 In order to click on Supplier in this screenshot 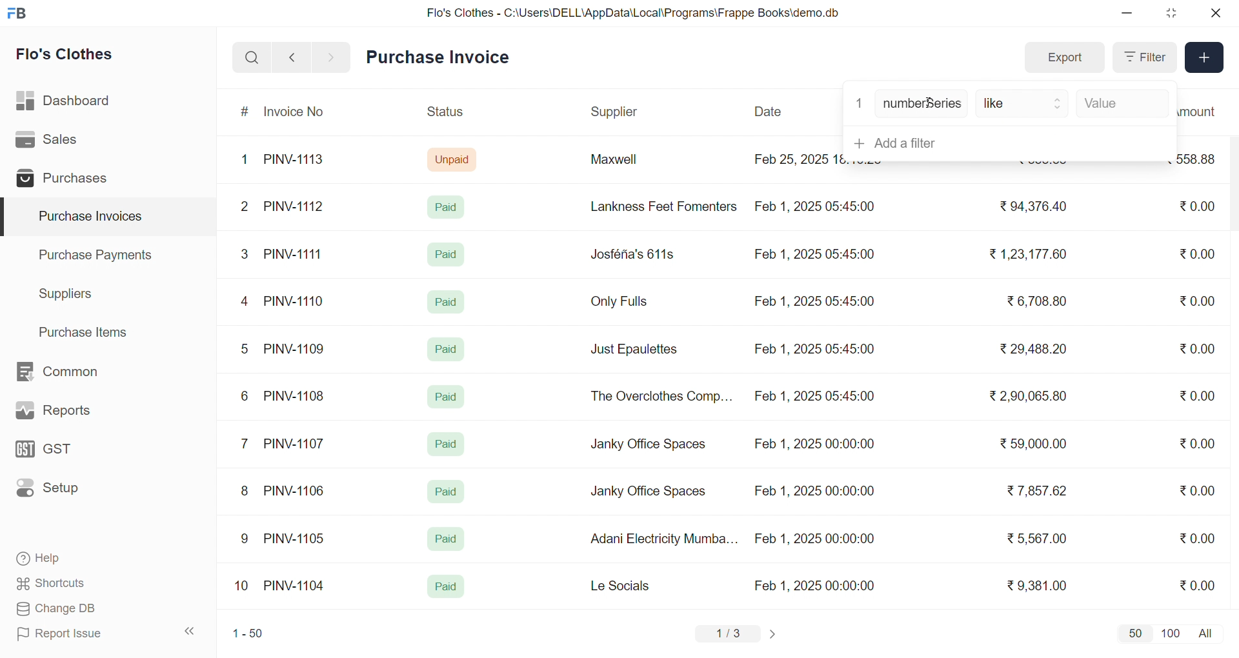, I will do `click(616, 112)`.